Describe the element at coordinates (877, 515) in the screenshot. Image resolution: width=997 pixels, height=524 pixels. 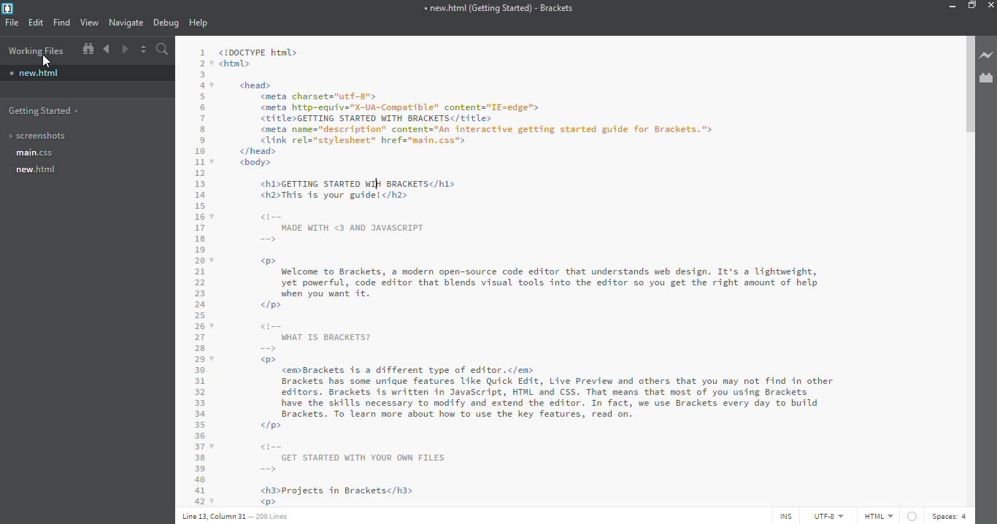
I see `html` at that location.